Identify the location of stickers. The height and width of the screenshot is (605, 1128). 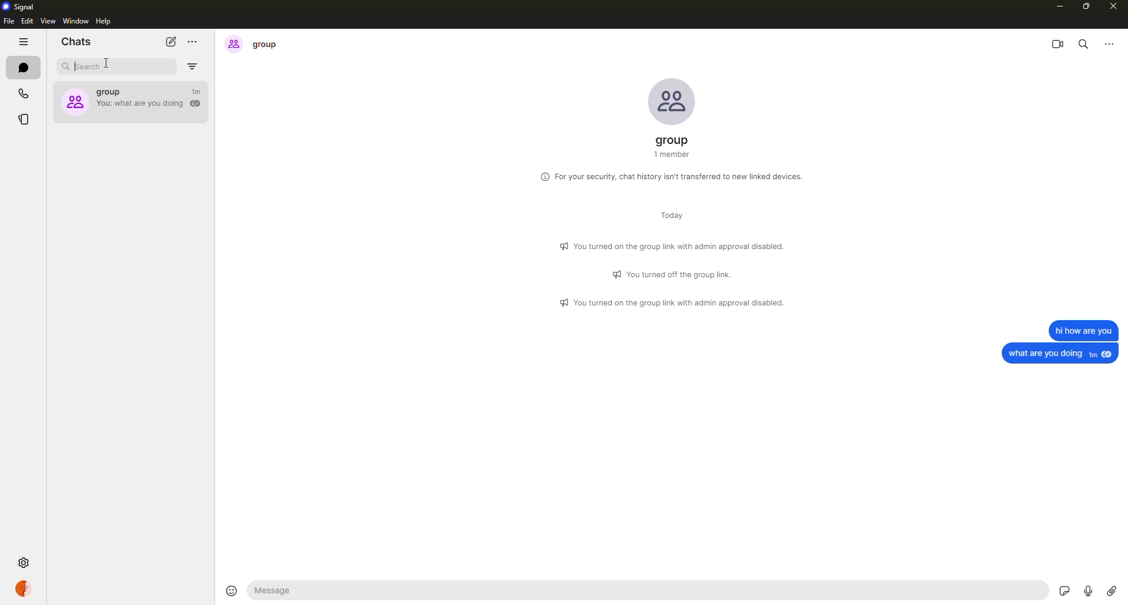
(1065, 588).